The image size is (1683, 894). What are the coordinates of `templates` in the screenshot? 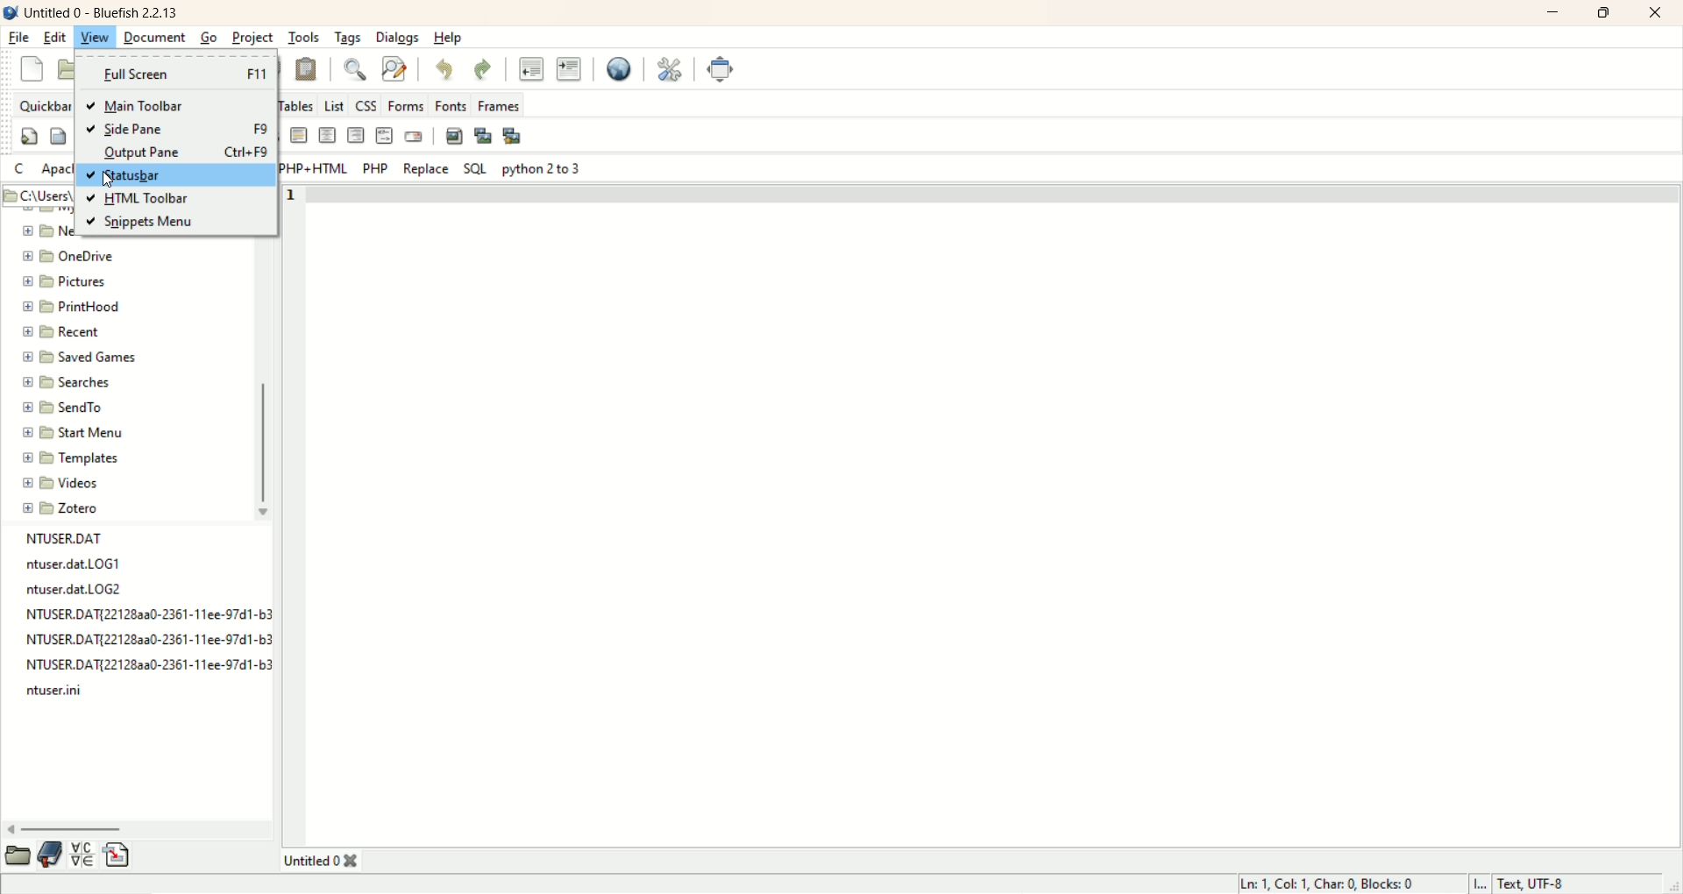 It's located at (74, 457).